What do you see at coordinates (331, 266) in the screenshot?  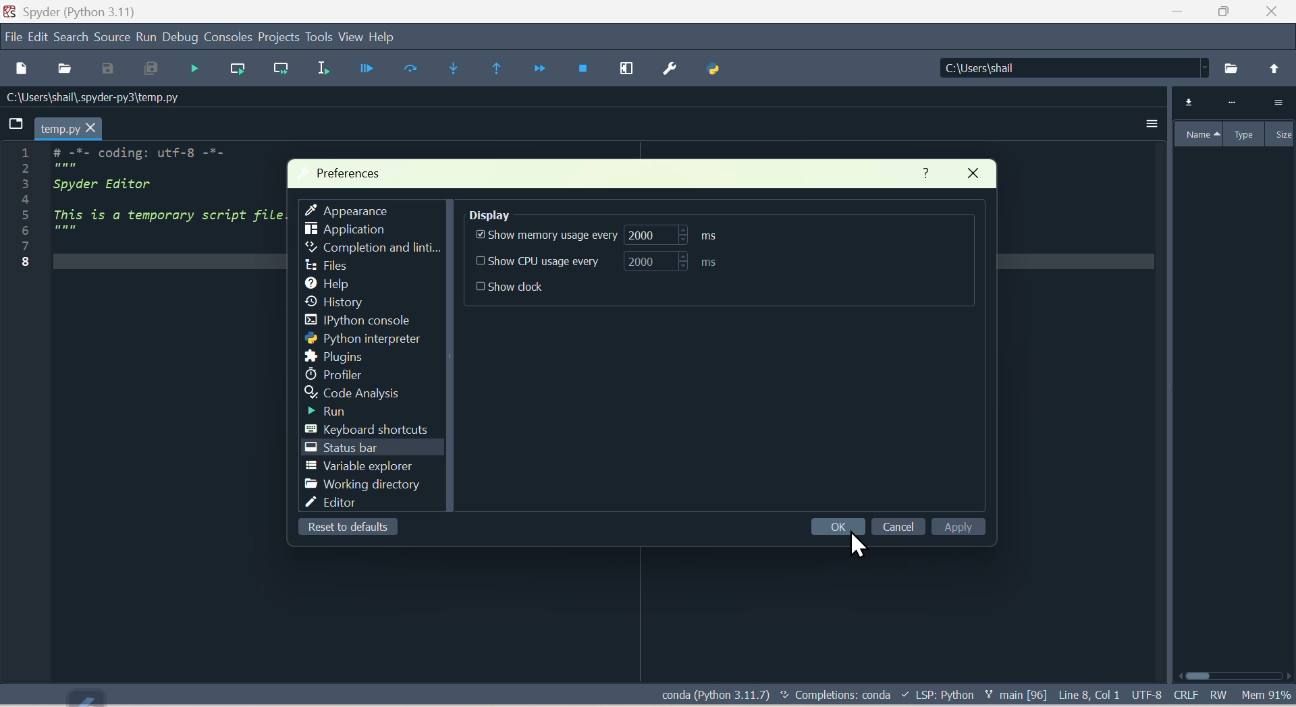 I see `` at bounding box center [331, 266].